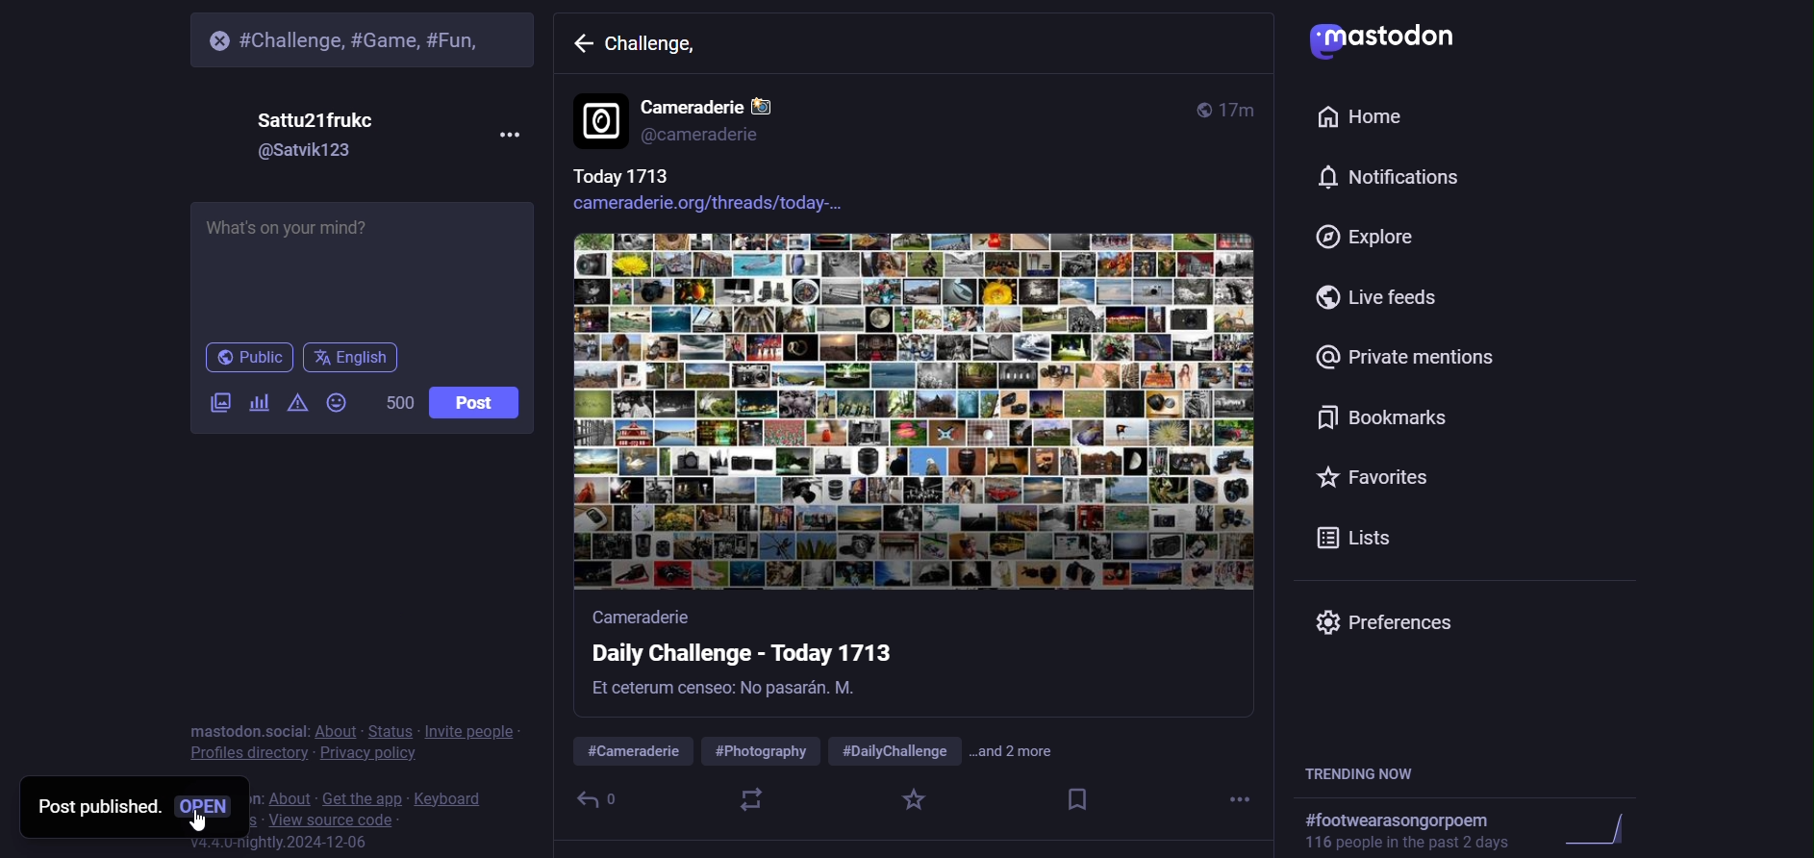  What do you see at coordinates (245, 729) in the screenshot?
I see `mastodon social` at bounding box center [245, 729].